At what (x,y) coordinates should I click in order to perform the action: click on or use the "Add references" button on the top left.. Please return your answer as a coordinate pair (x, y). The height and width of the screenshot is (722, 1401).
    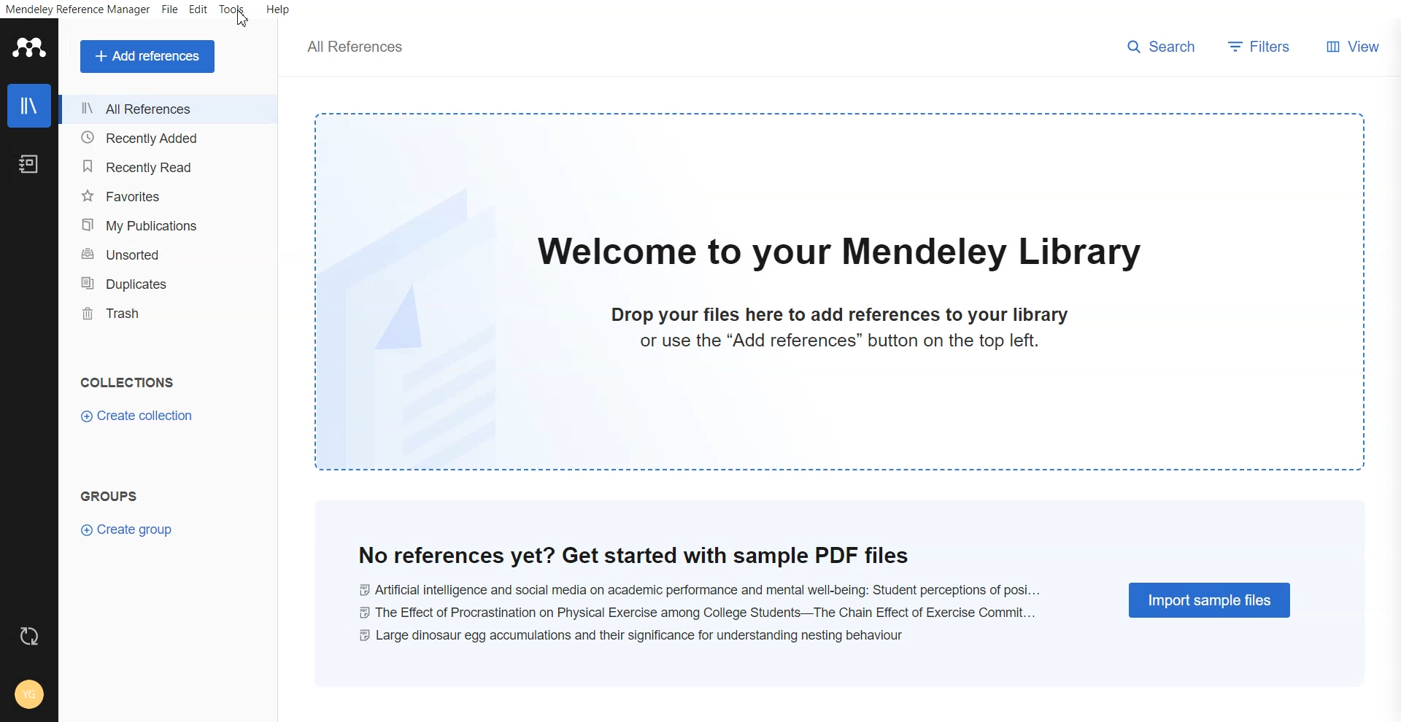
    Looking at the image, I should click on (839, 341).